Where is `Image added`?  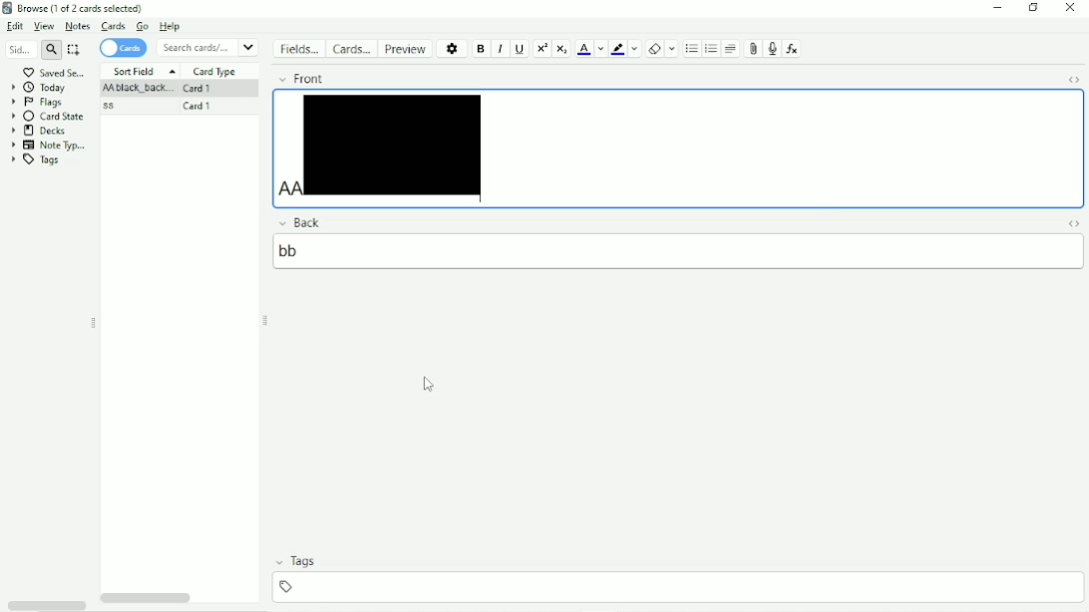
Image added is located at coordinates (393, 143).